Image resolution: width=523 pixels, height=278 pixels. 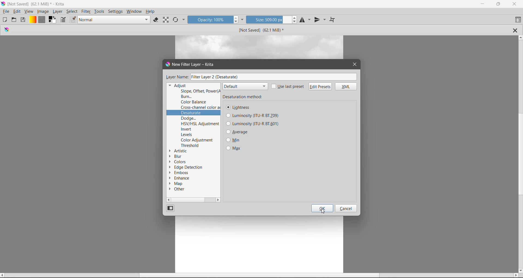 What do you see at coordinates (114, 20) in the screenshot?
I see `Blending mode` at bounding box center [114, 20].